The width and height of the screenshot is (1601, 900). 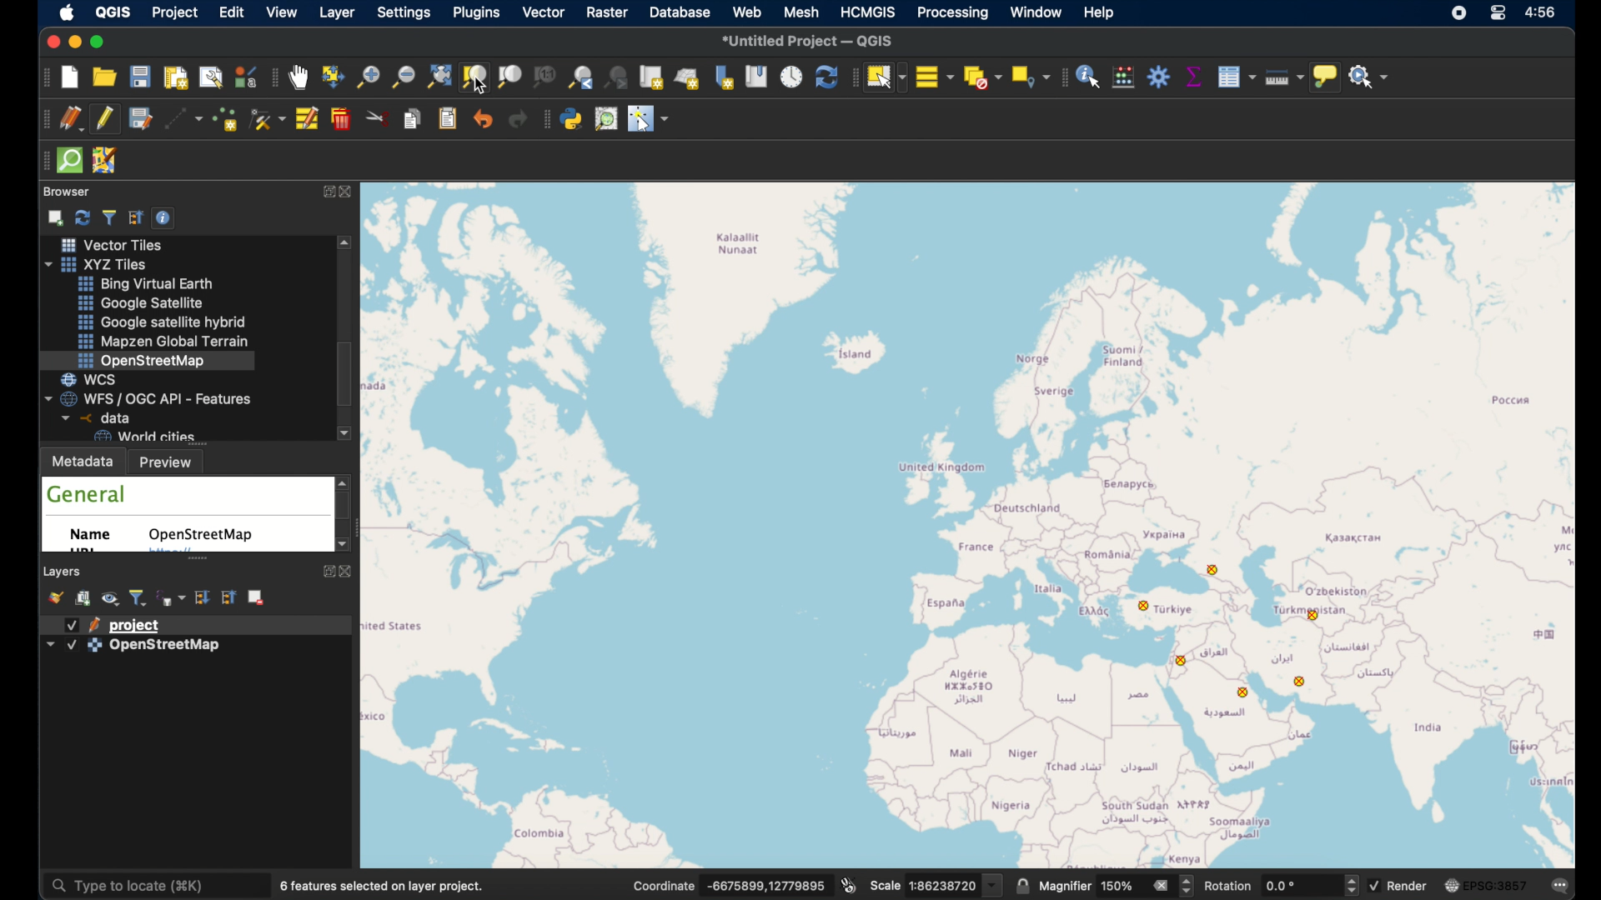 I want to click on openstreetmap, so click(x=204, y=535).